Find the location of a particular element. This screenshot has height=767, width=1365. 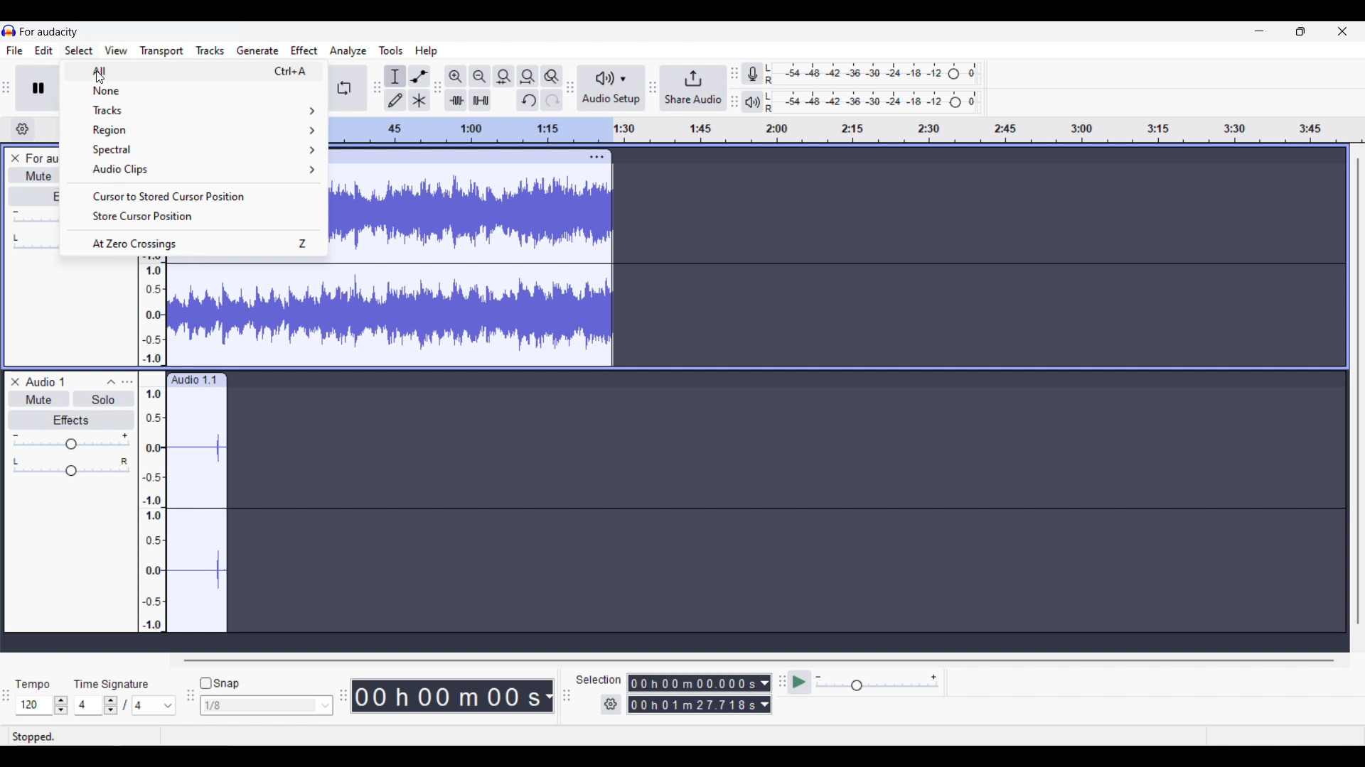

Vertical slide bar is located at coordinates (1359, 391).